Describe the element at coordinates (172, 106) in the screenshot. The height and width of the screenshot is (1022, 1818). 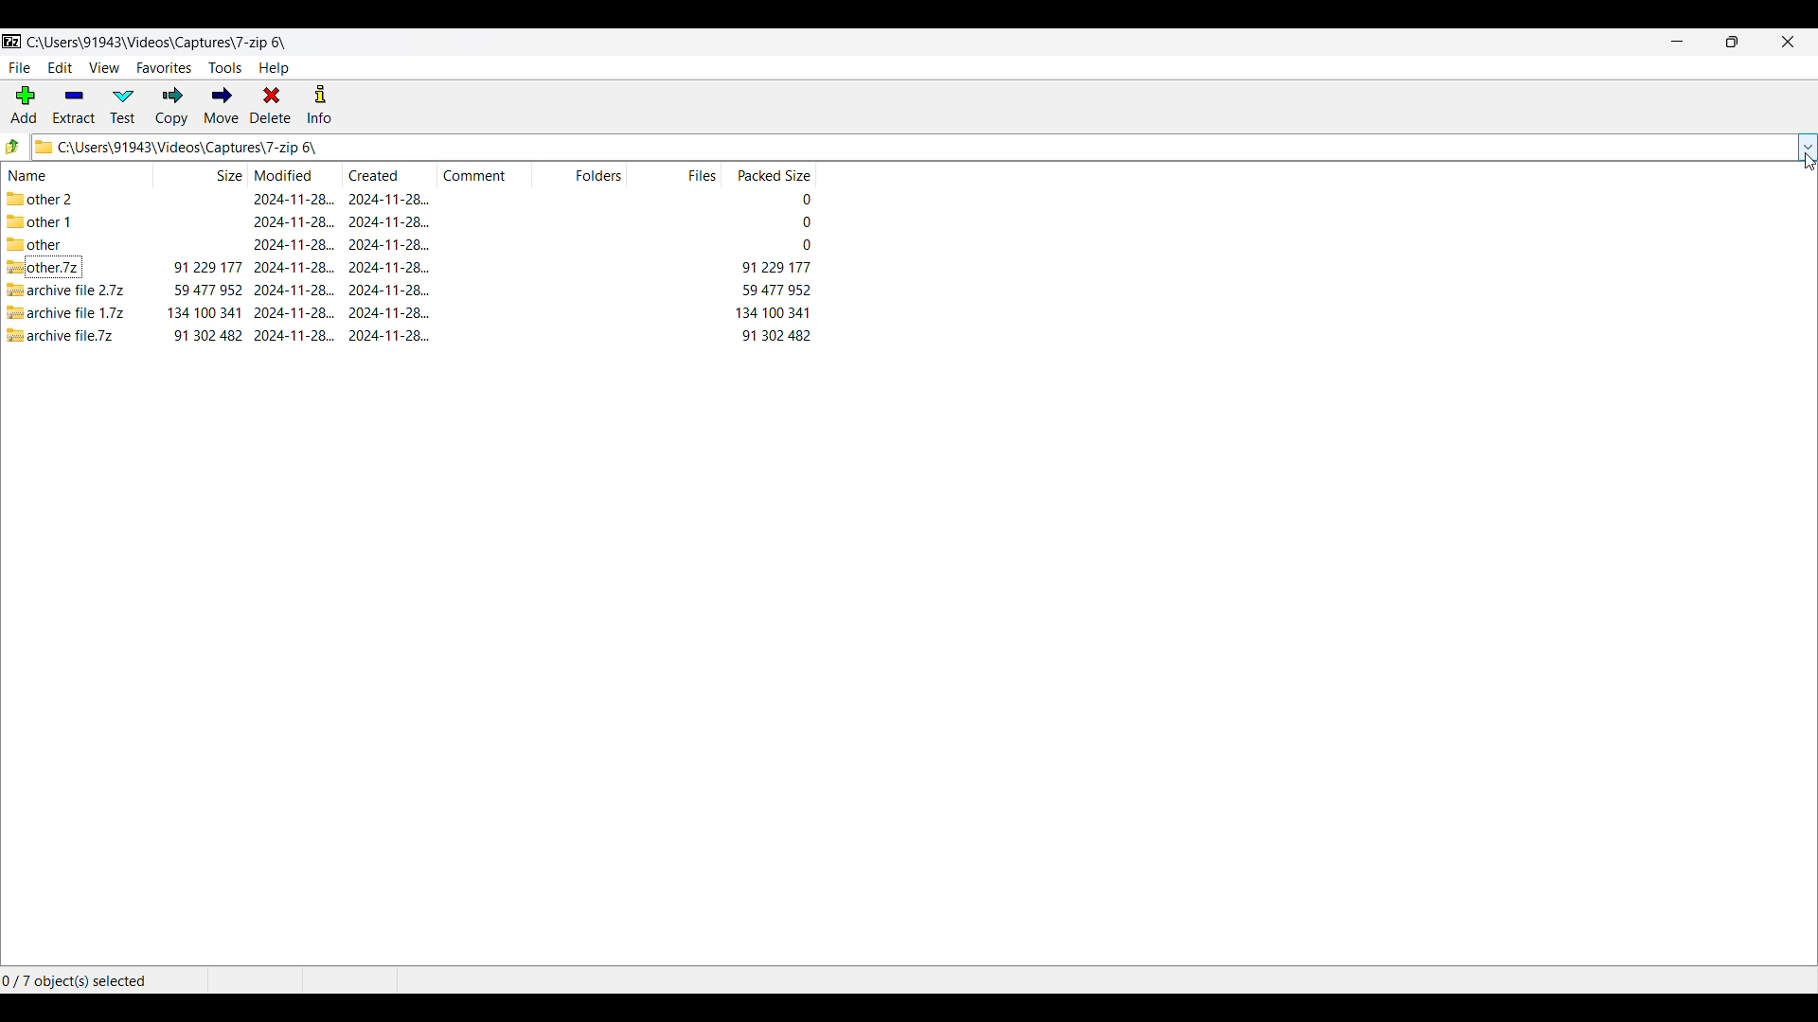
I see `Copy` at that location.